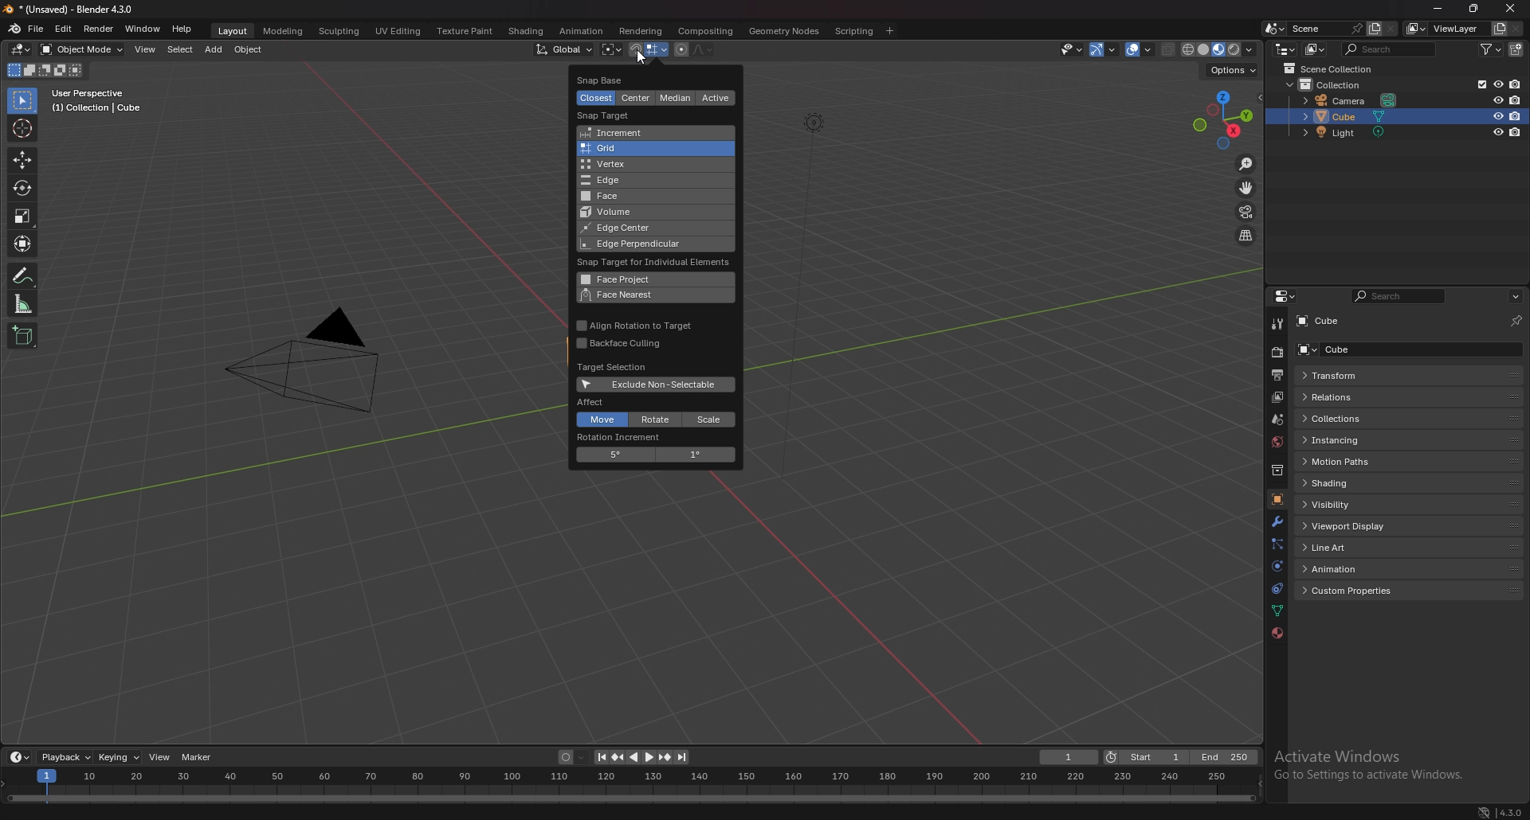  I want to click on minimize, so click(1438, 8).